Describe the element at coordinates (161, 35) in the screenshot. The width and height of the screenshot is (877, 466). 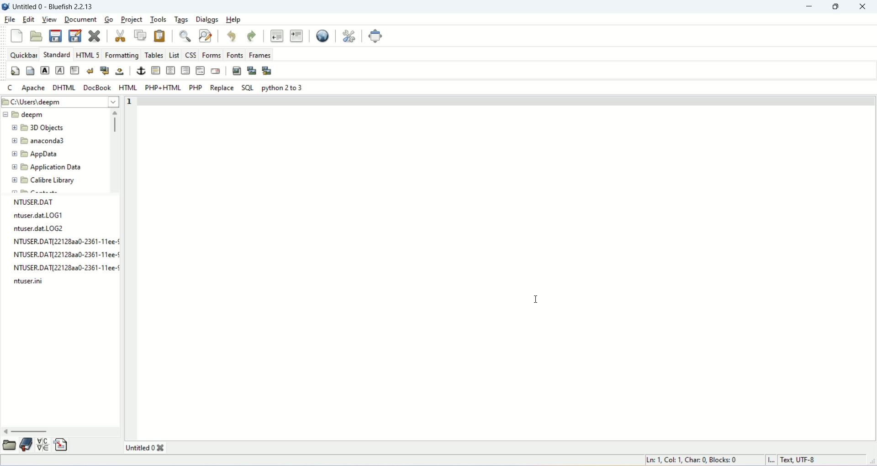
I see `paste` at that location.